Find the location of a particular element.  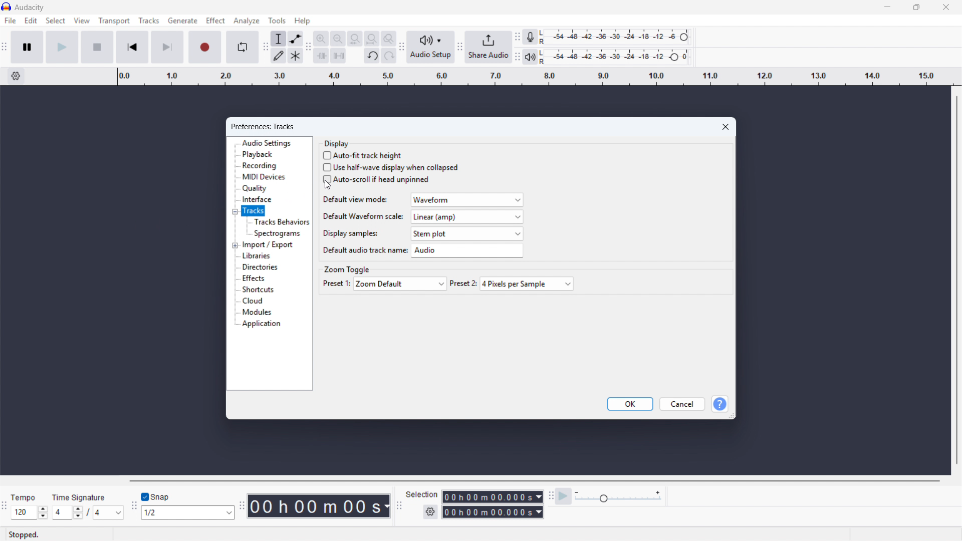

zoom in is located at coordinates (321, 38).